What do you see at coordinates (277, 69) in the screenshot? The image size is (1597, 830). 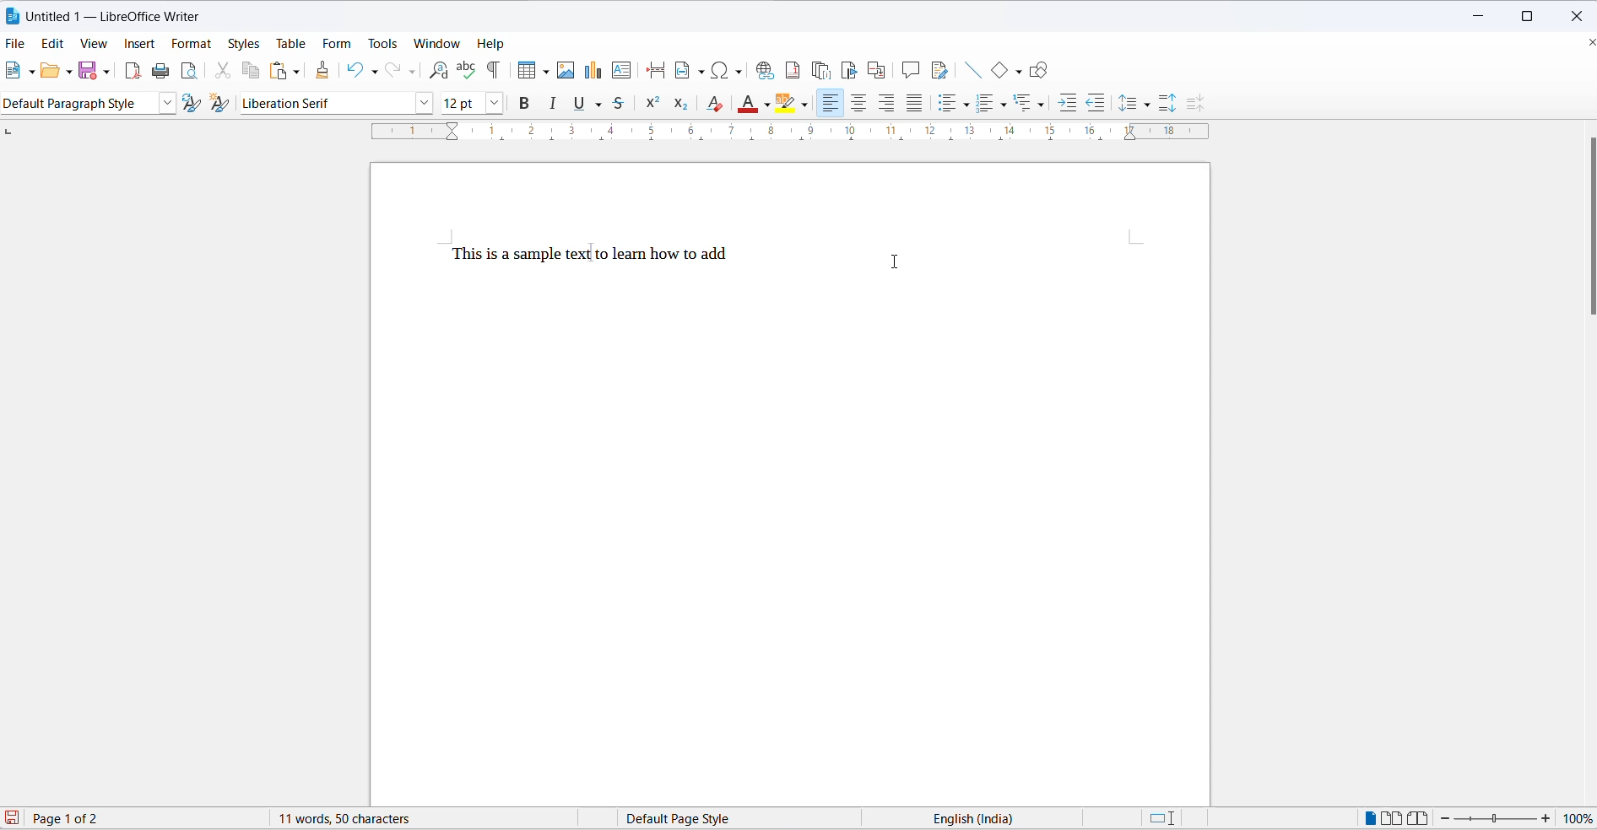 I see `paste` at bounding box center [277, 69].